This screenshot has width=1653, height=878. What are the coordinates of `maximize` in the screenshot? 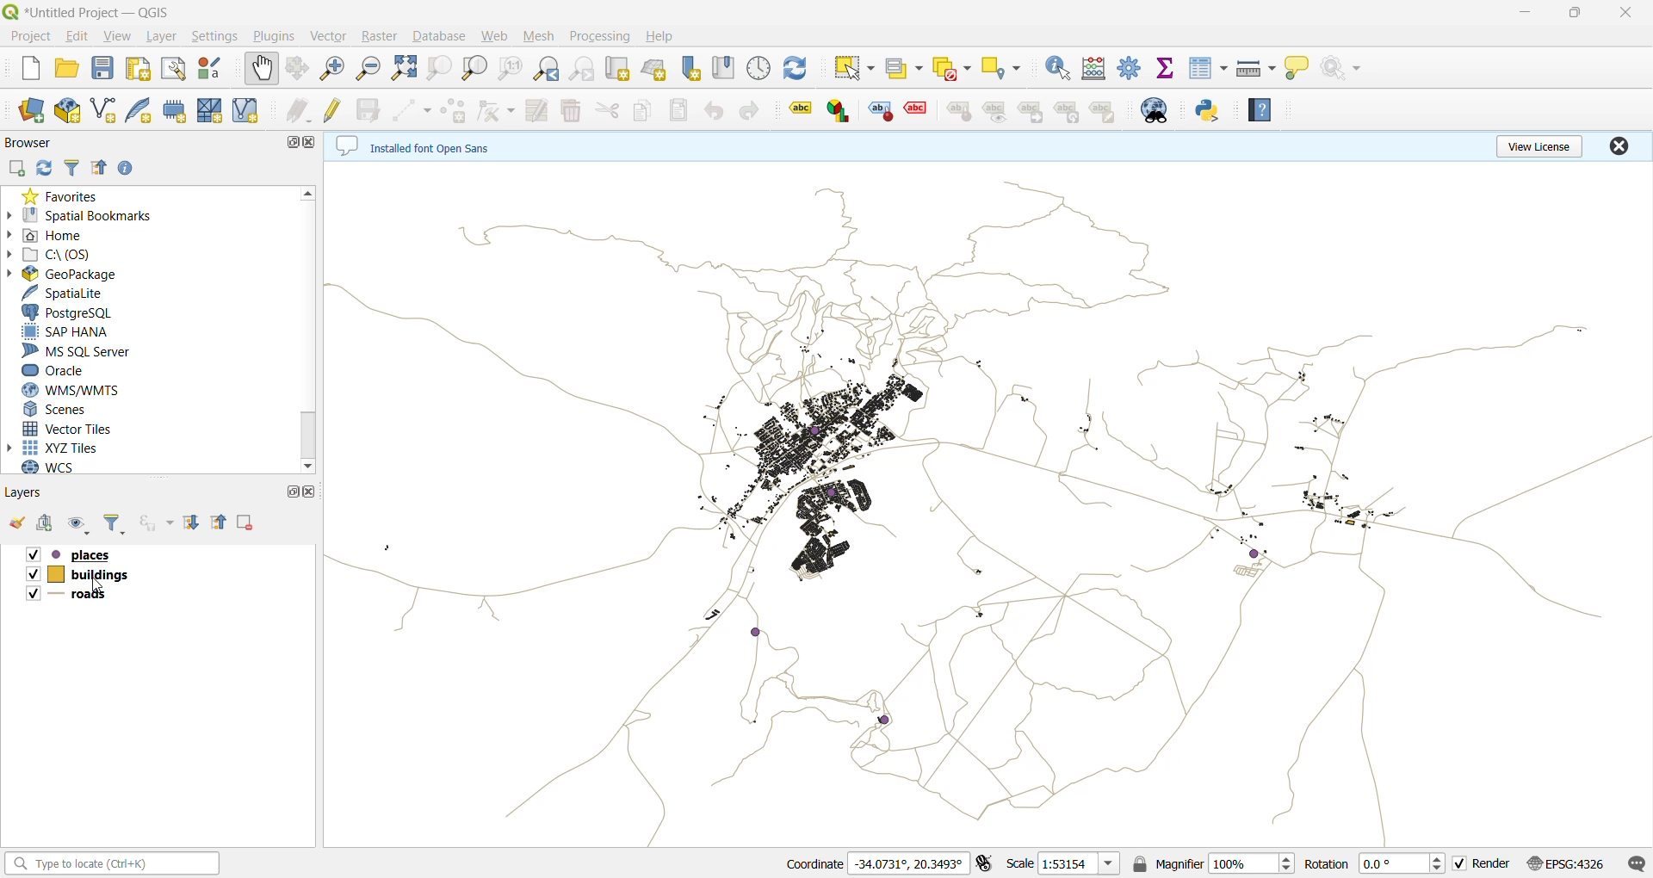 It's located at (288, 143).